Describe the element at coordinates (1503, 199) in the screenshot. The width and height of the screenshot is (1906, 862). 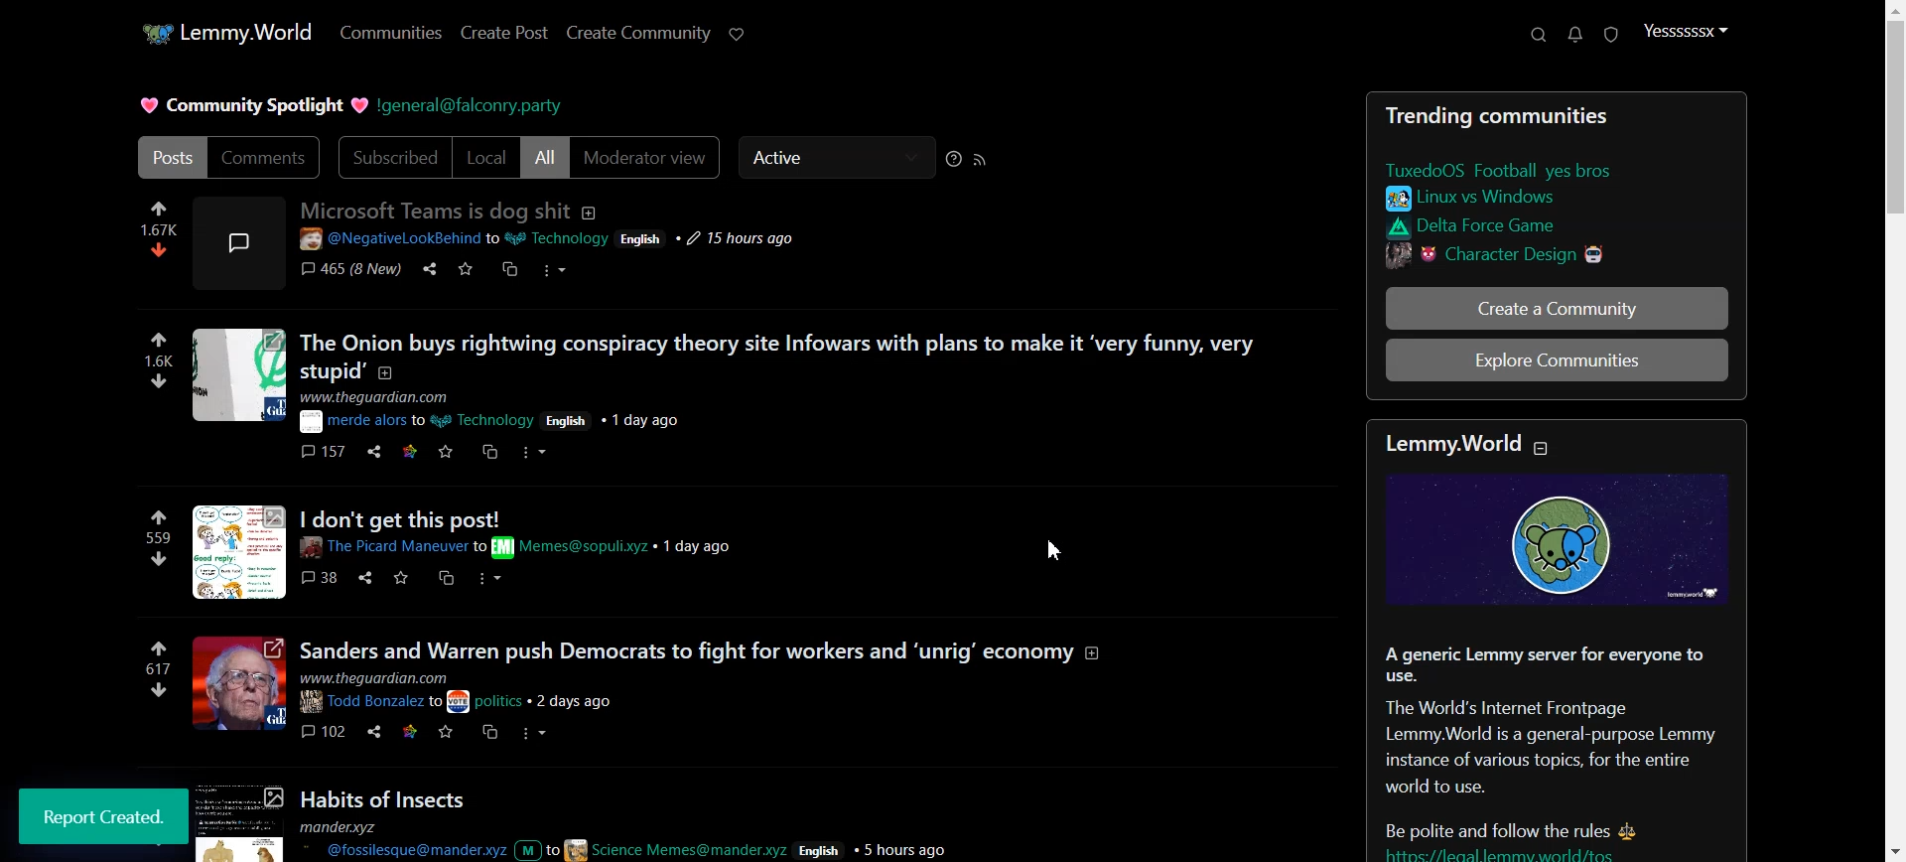
I see `link` at that location.